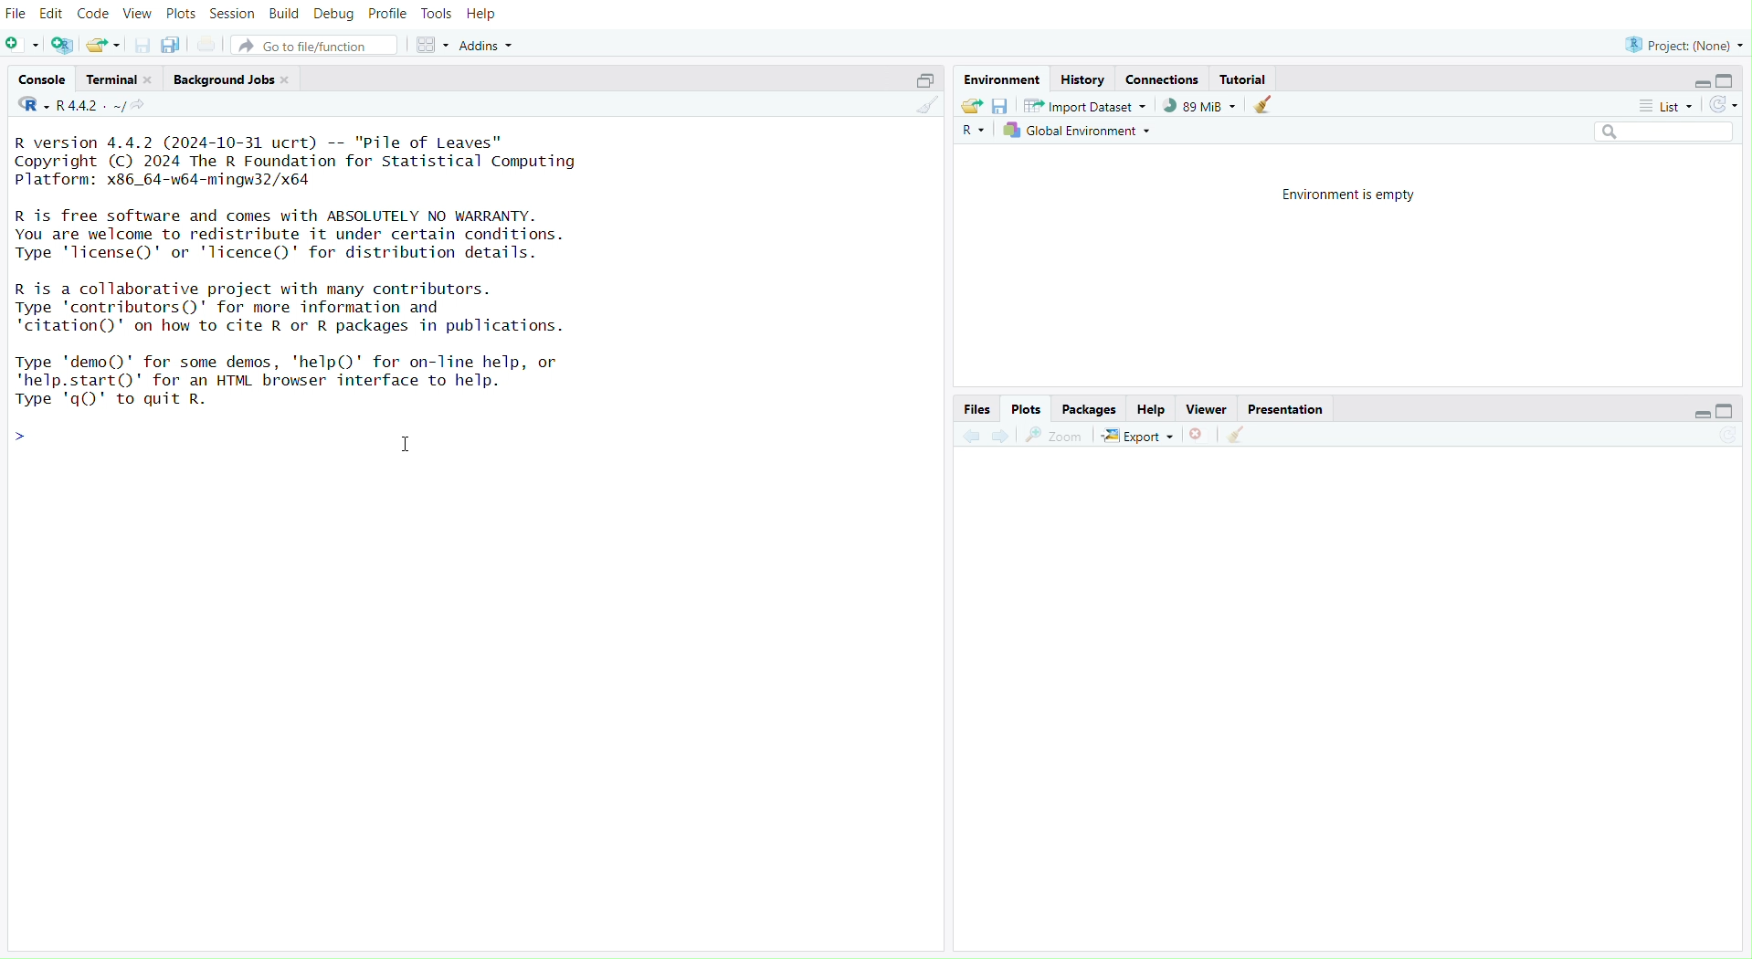  Describe the element at coordinates (1004, 434) in the screenshot. I see `Go forward to the next source location (Ctrl + F10)` at that location.